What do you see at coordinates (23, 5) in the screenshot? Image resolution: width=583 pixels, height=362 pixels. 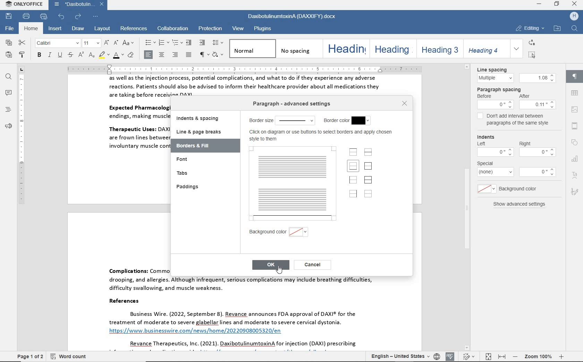 I see `system name` at bounding box center [23, 5].